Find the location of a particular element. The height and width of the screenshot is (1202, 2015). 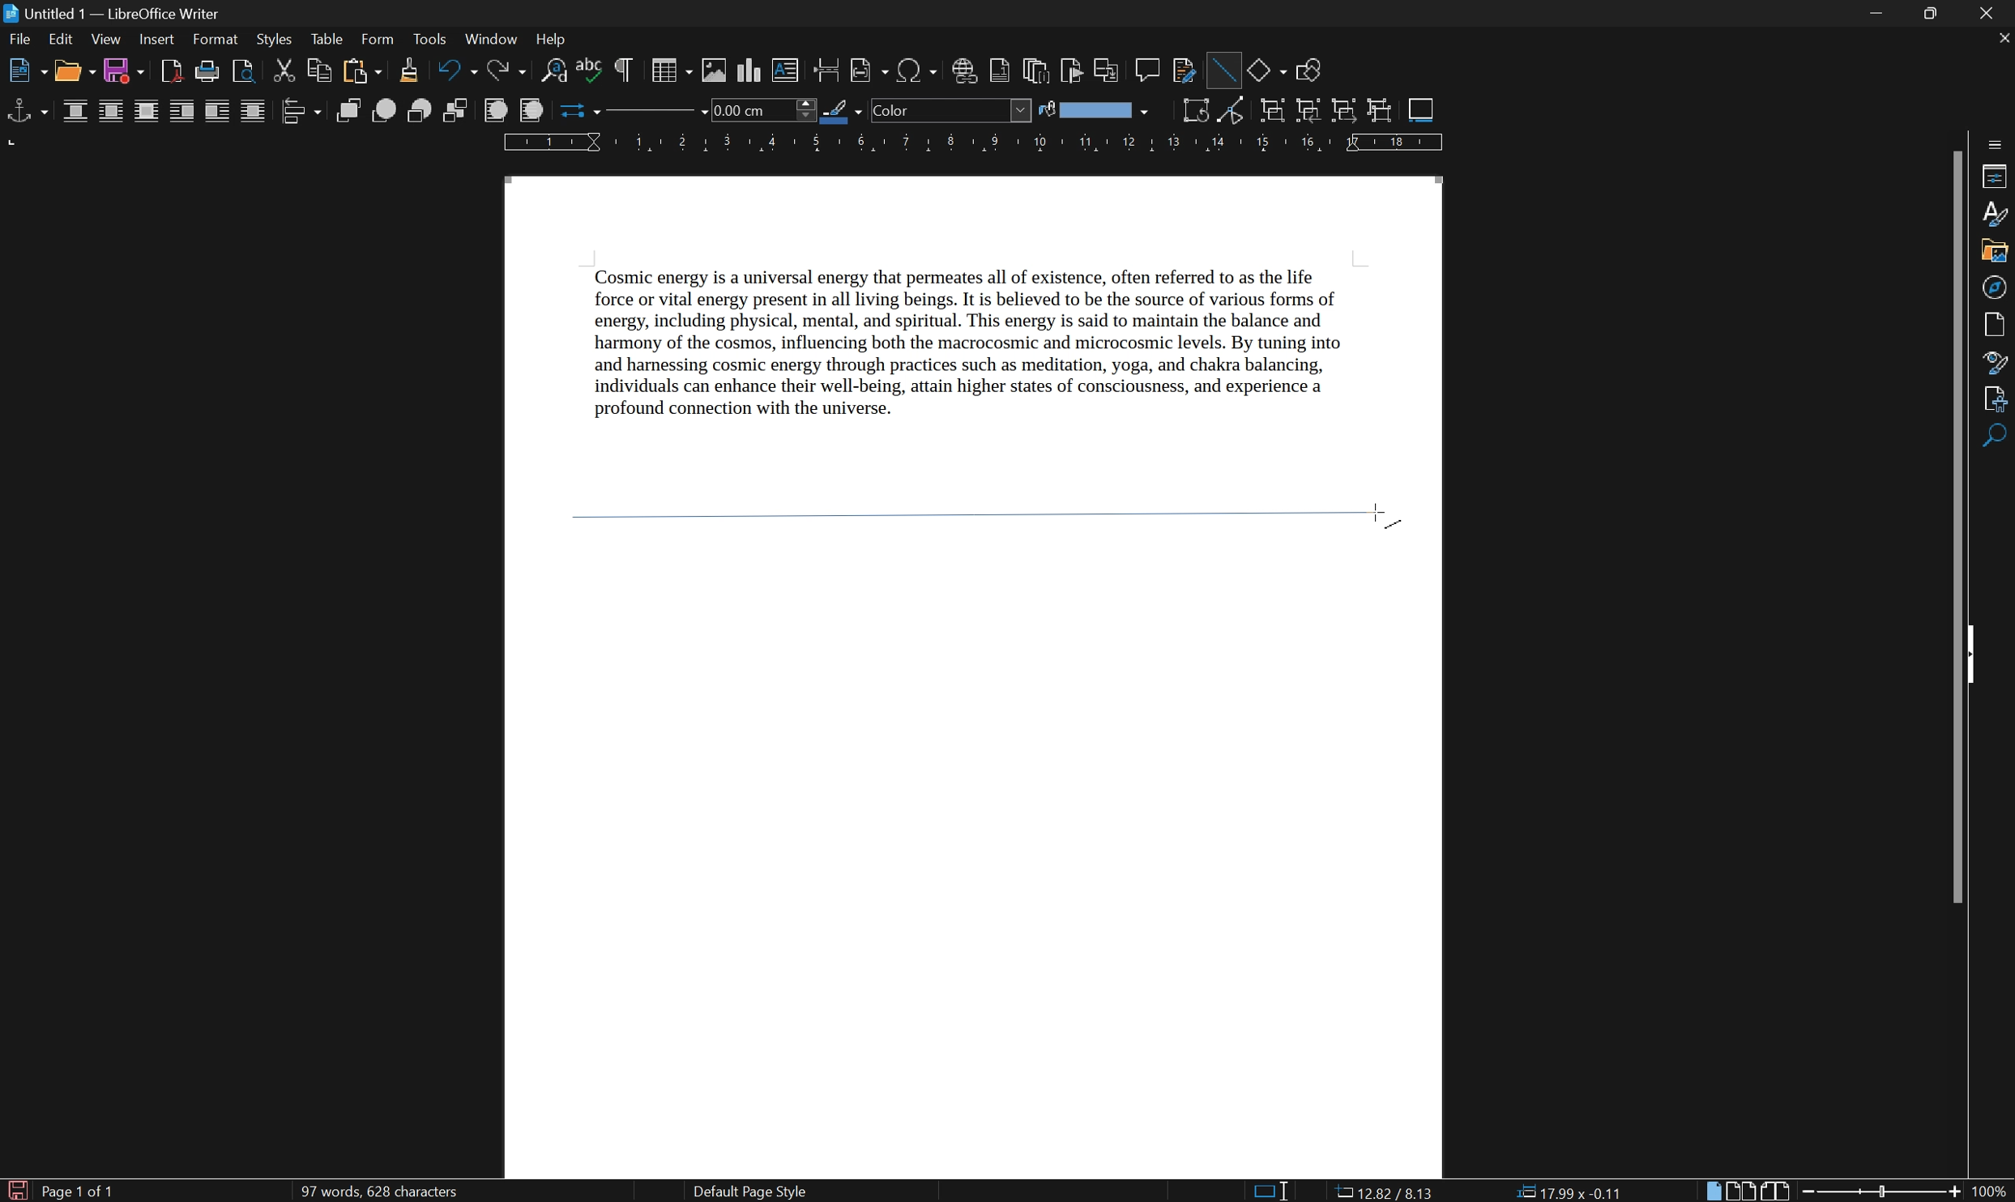

cut is located at coordinates (286, 70).